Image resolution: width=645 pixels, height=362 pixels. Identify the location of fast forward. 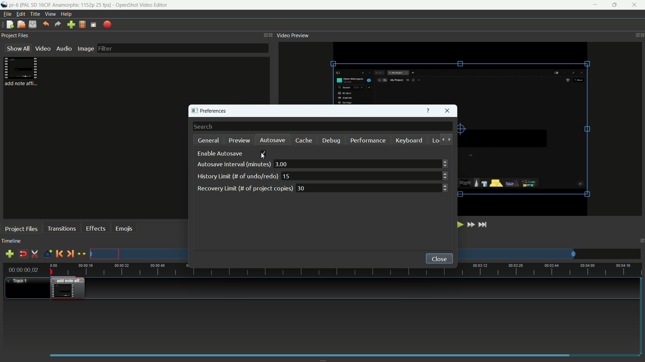
(470, 225).